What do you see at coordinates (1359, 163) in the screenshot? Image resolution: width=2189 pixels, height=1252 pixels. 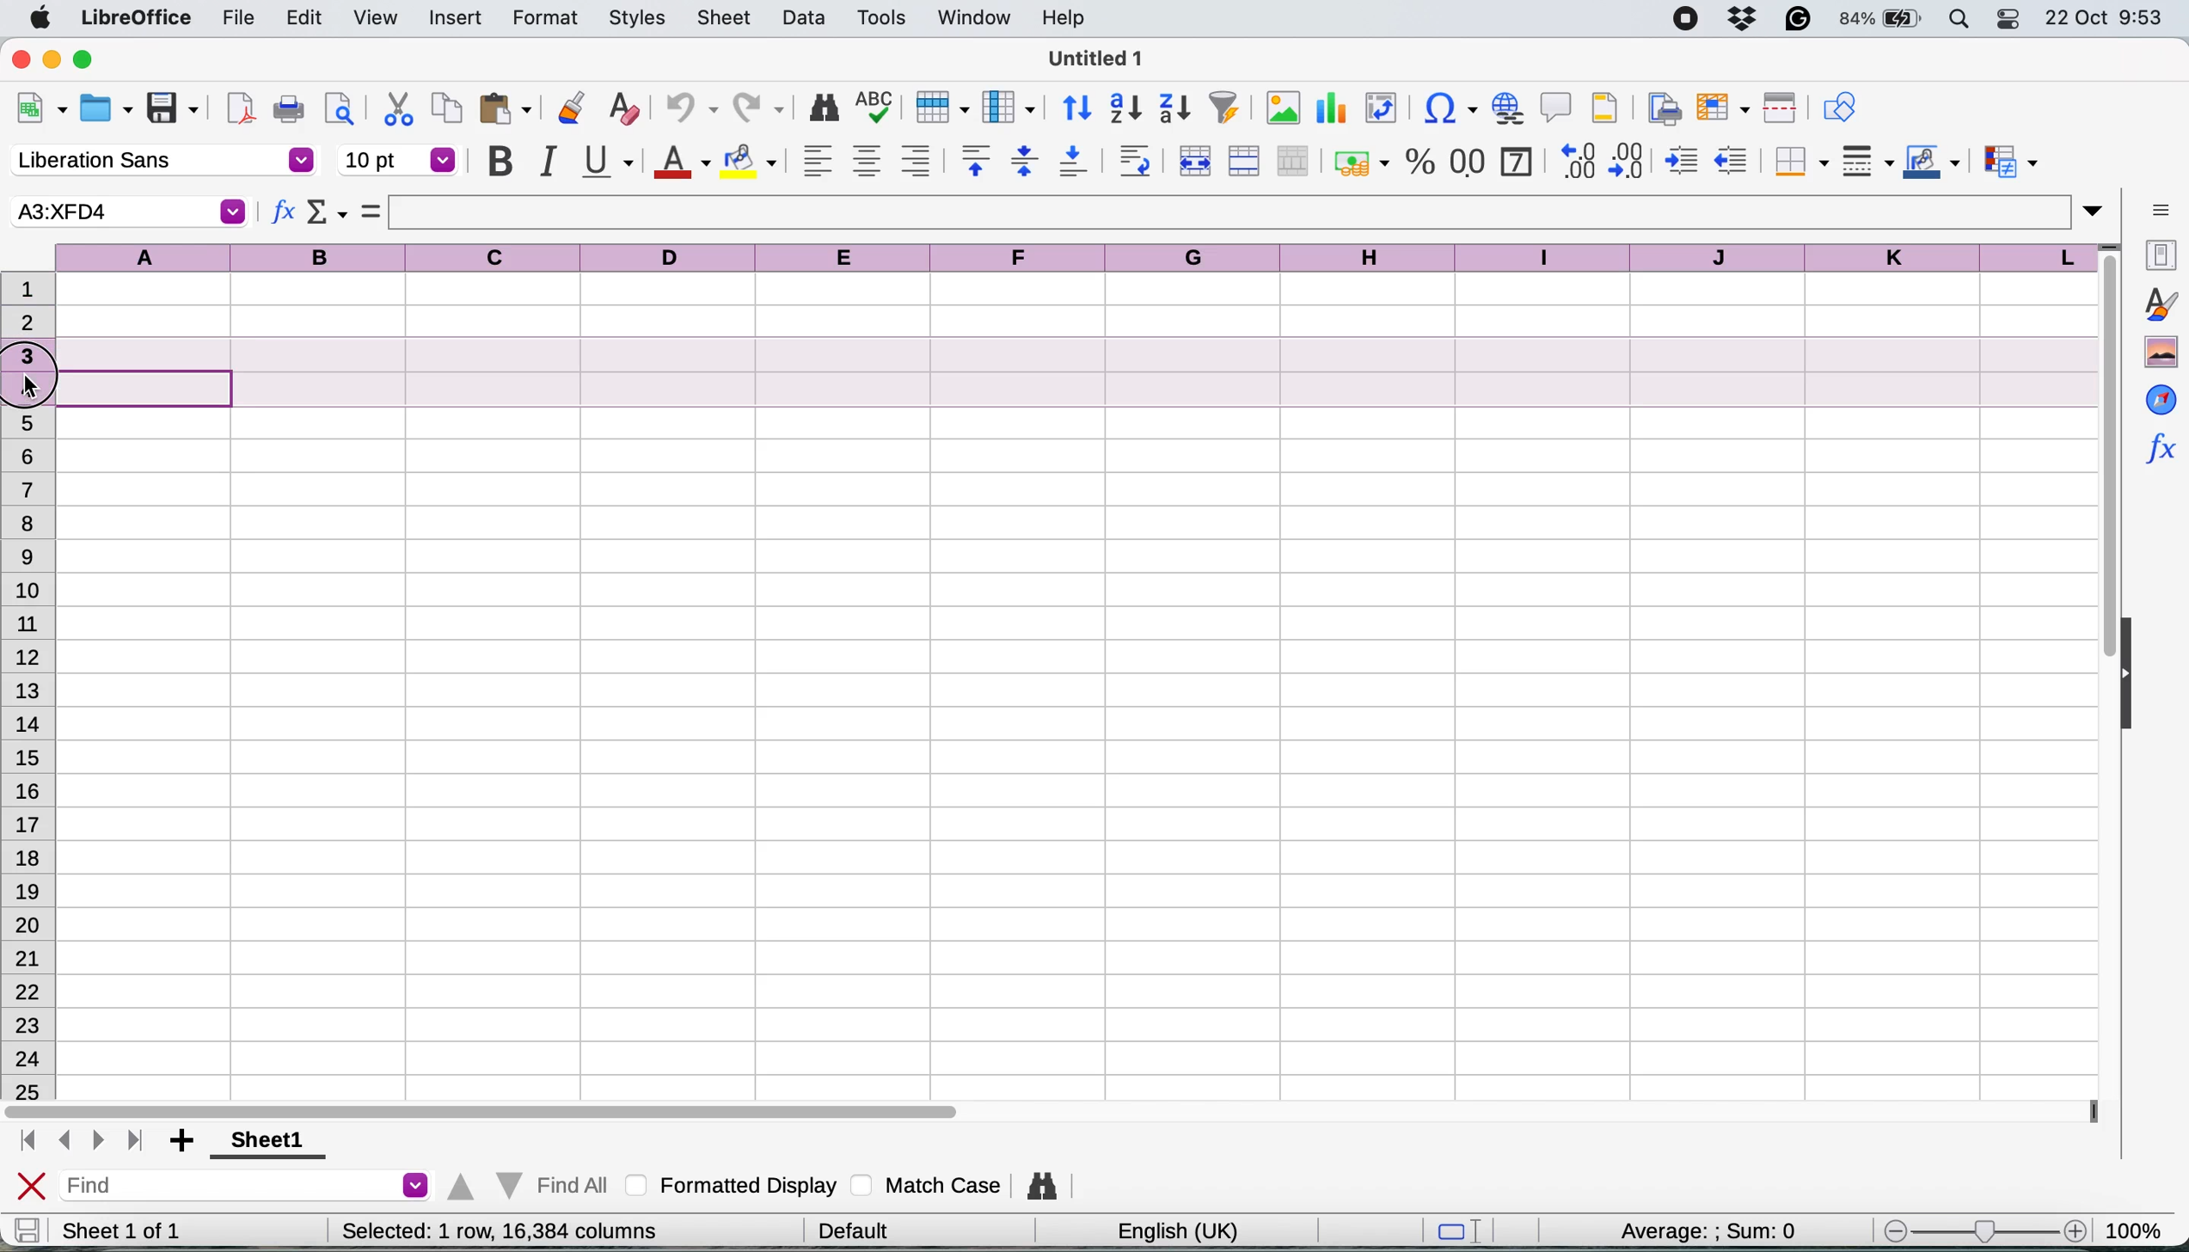 I see `format as currency` at bounding box center [1359, 163].